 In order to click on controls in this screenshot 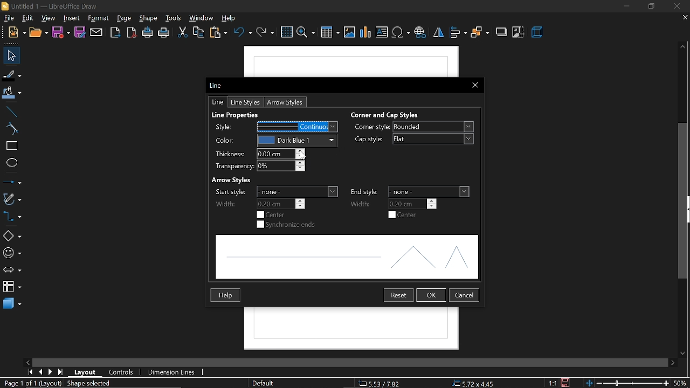, I will do `click(124, 373)`.